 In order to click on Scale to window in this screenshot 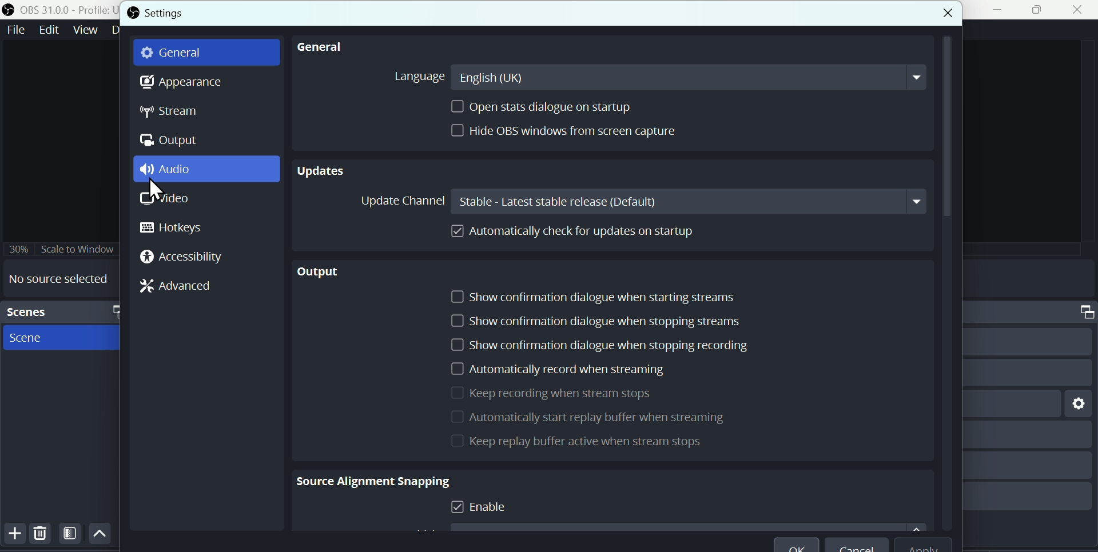, I will do `click(79, 249)`.